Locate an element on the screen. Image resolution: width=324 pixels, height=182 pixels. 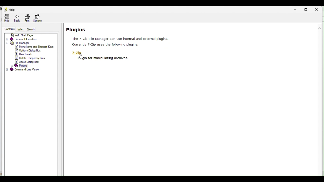
about is located at coordinates (28, 62).